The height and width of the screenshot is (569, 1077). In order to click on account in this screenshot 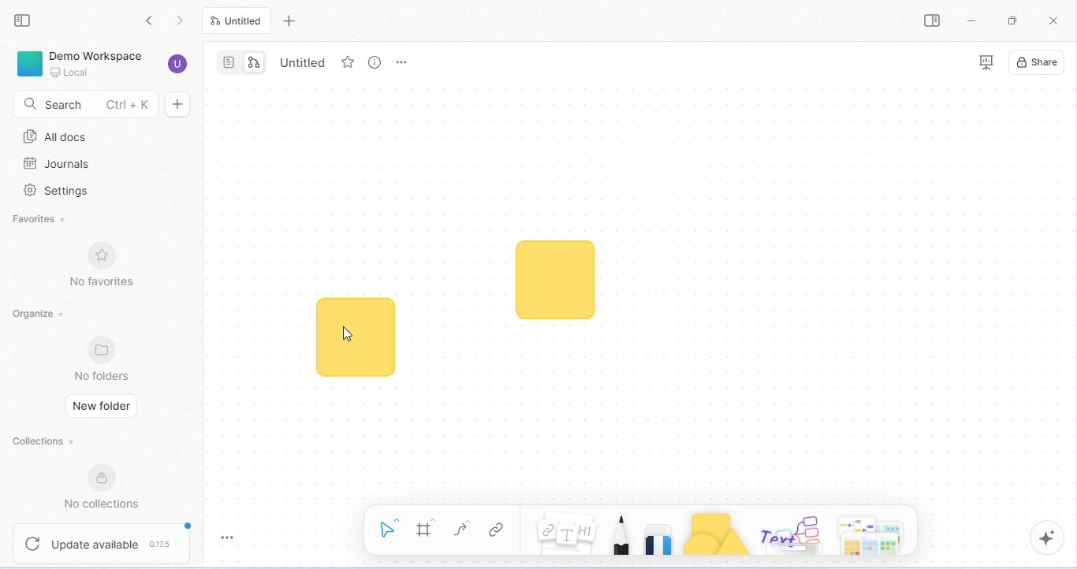, I will do `click(178, 65)`.